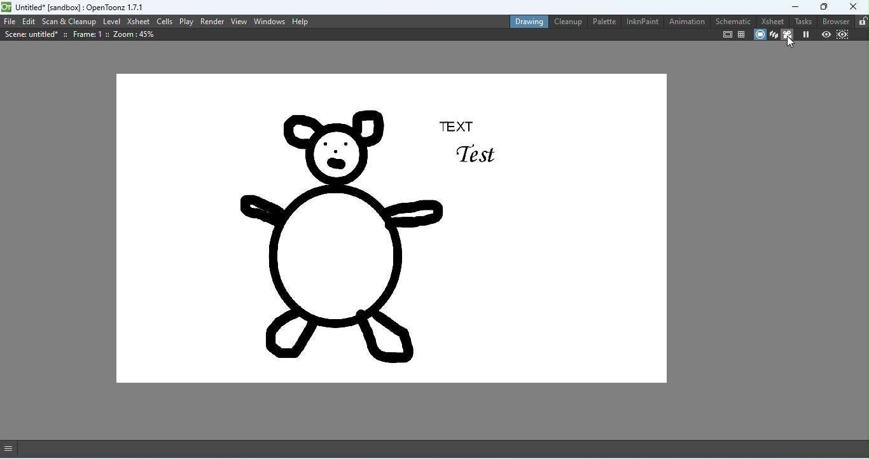 The width and height of the screenshot is (869, 459). What do you see at coordinates (239, 21) in the screenshot?
I see `view` at bounding box center [239, 21].